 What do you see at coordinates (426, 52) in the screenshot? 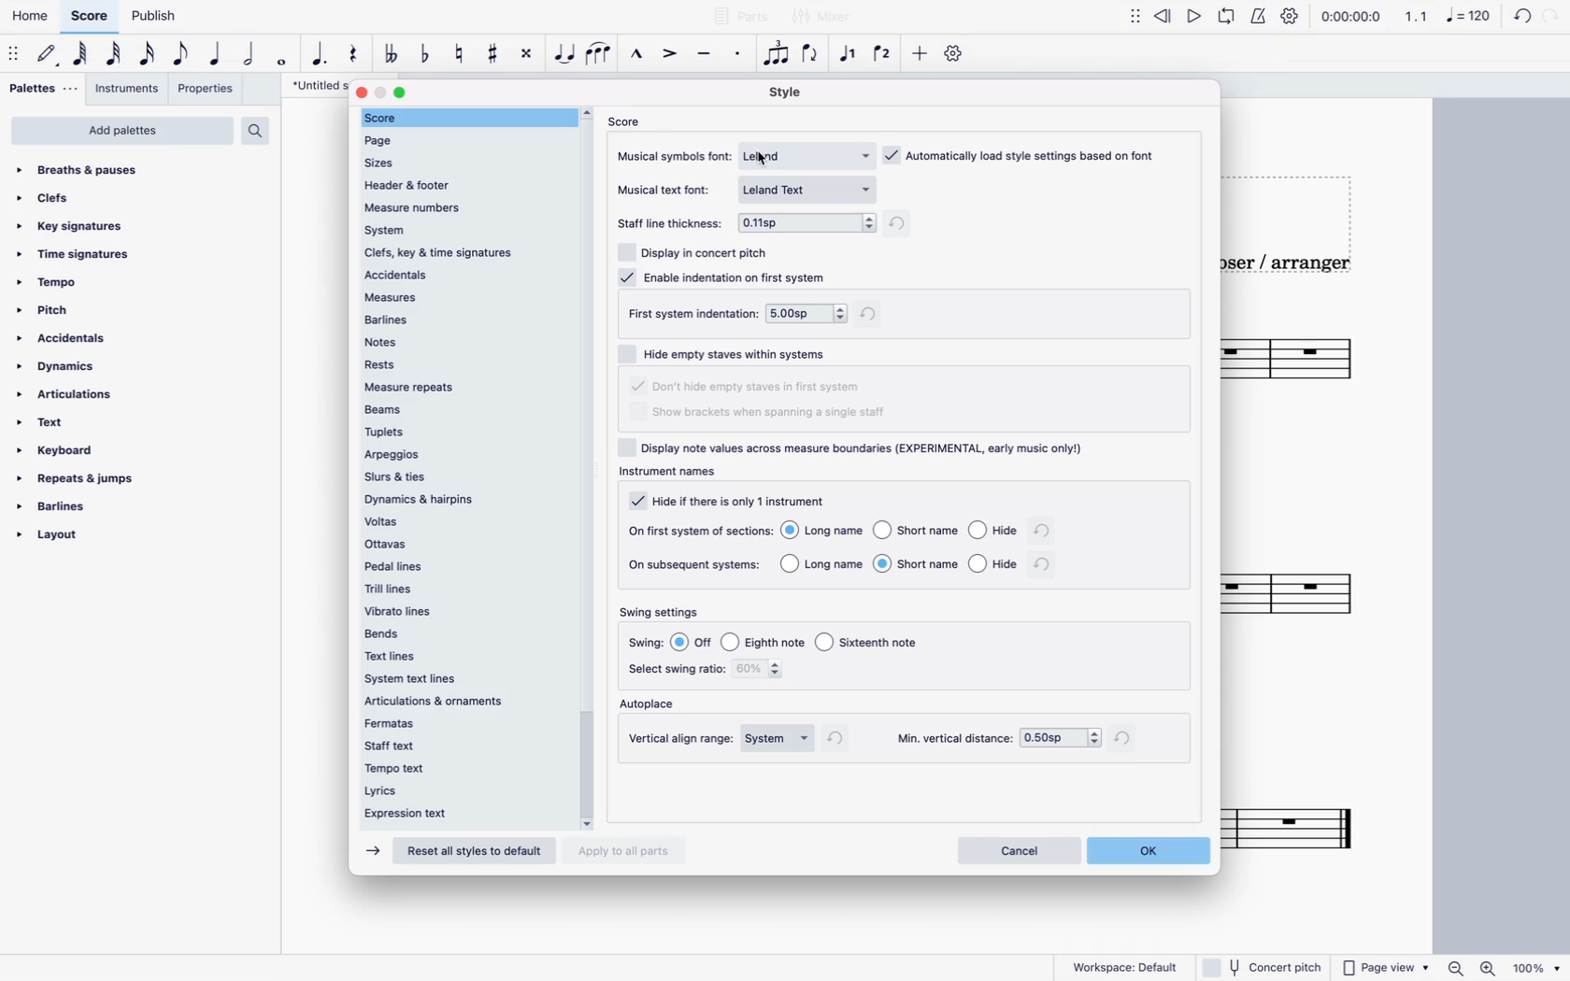
I see `tune` at bounding box center [426, 52].